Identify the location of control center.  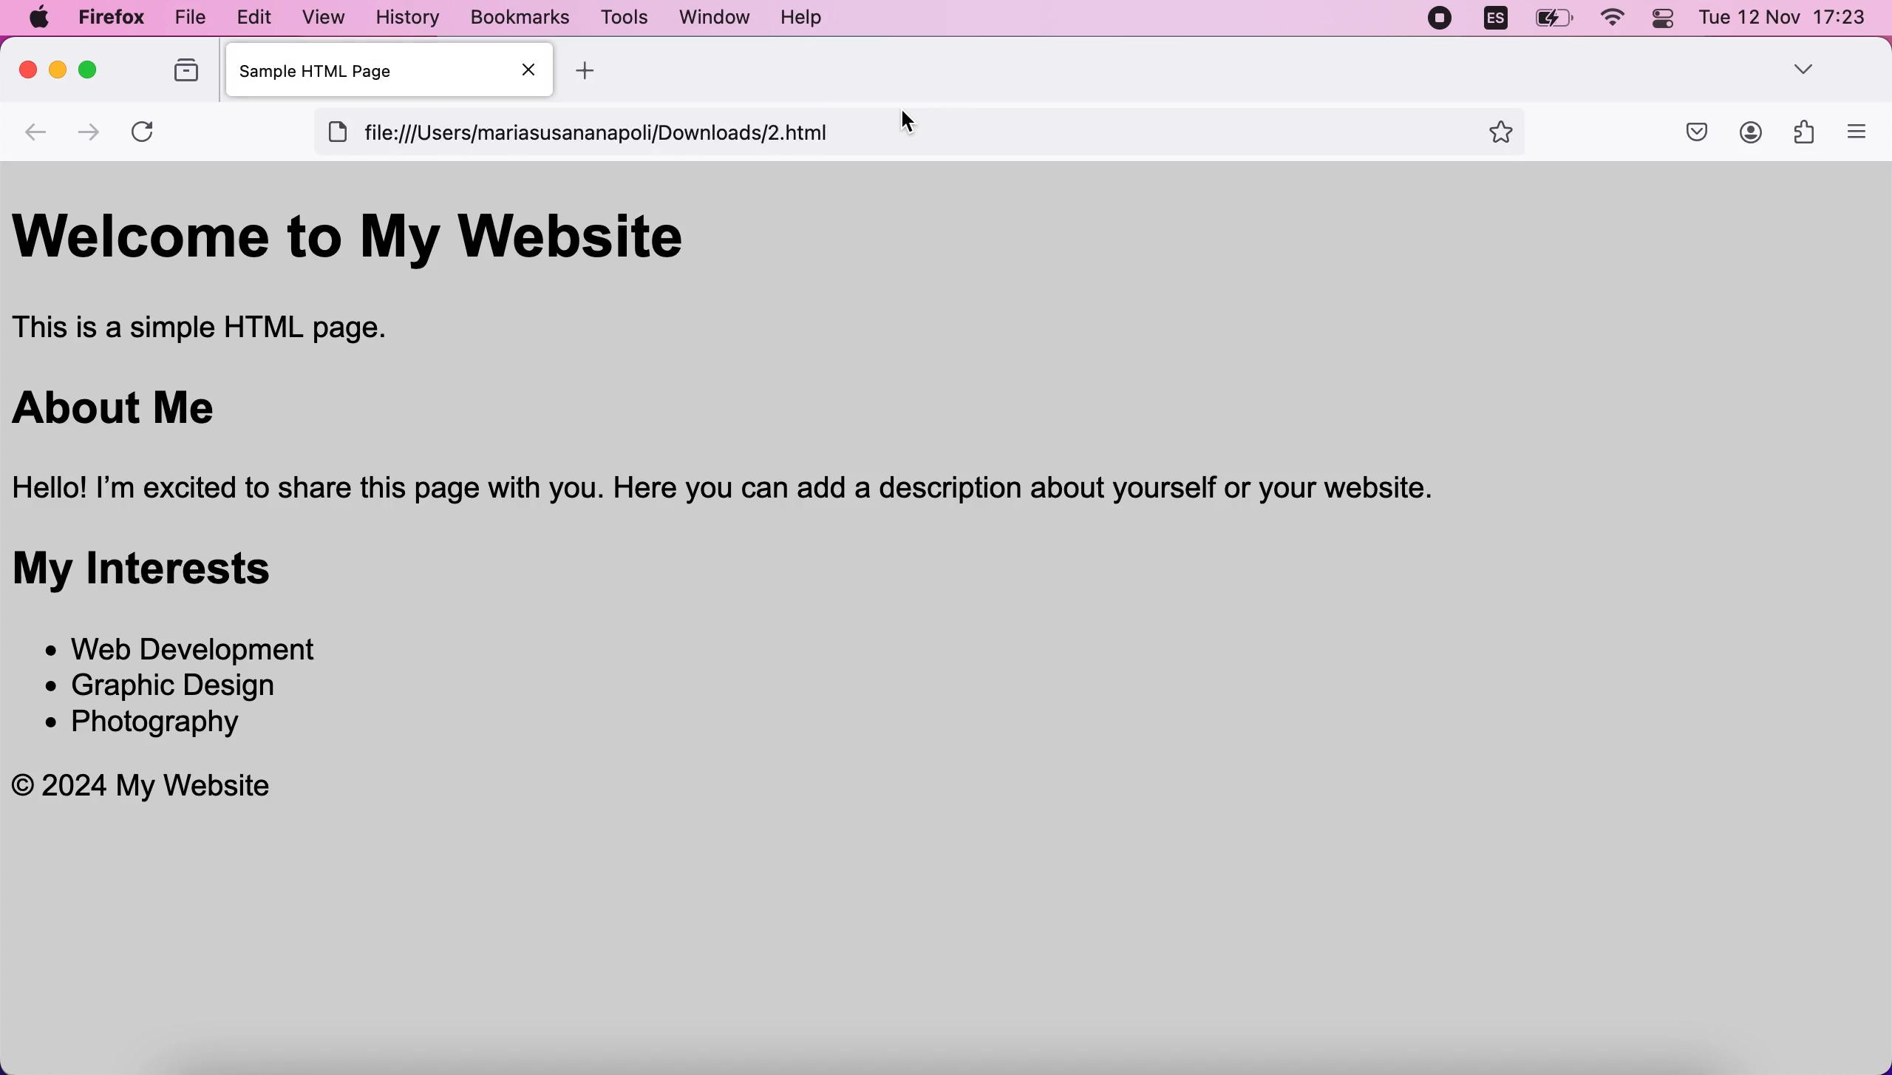
(1661, 21).